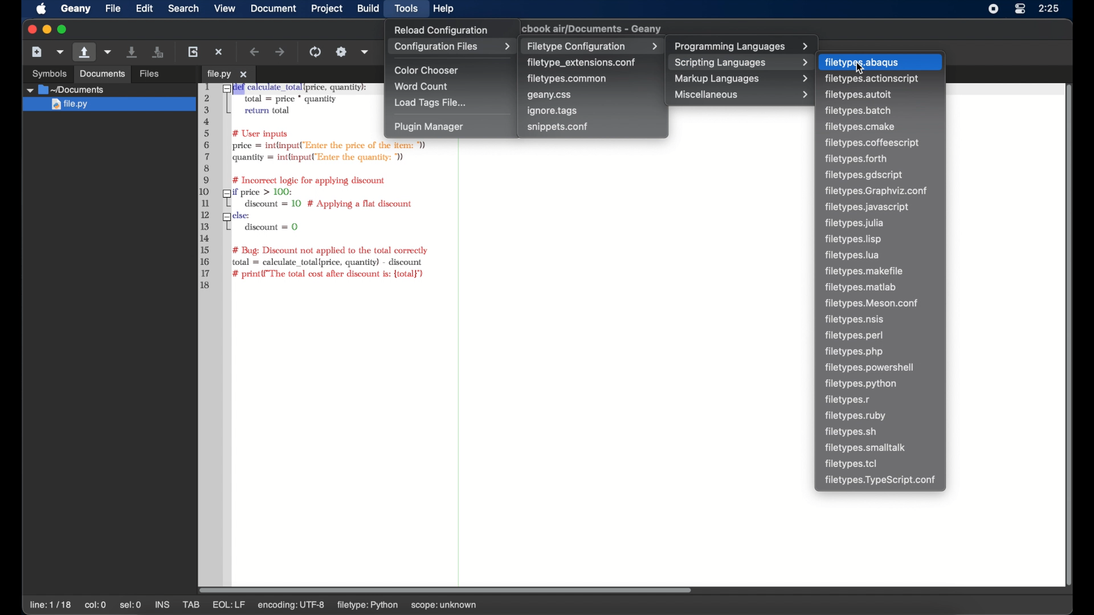  I want to click on geany, so click(595, 28).